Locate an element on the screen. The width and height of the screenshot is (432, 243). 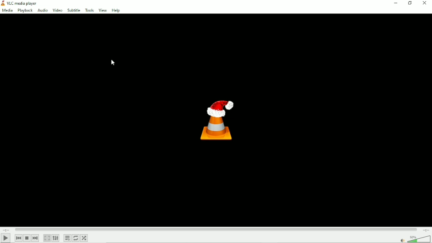
Next is located at coordinates (35, 238).